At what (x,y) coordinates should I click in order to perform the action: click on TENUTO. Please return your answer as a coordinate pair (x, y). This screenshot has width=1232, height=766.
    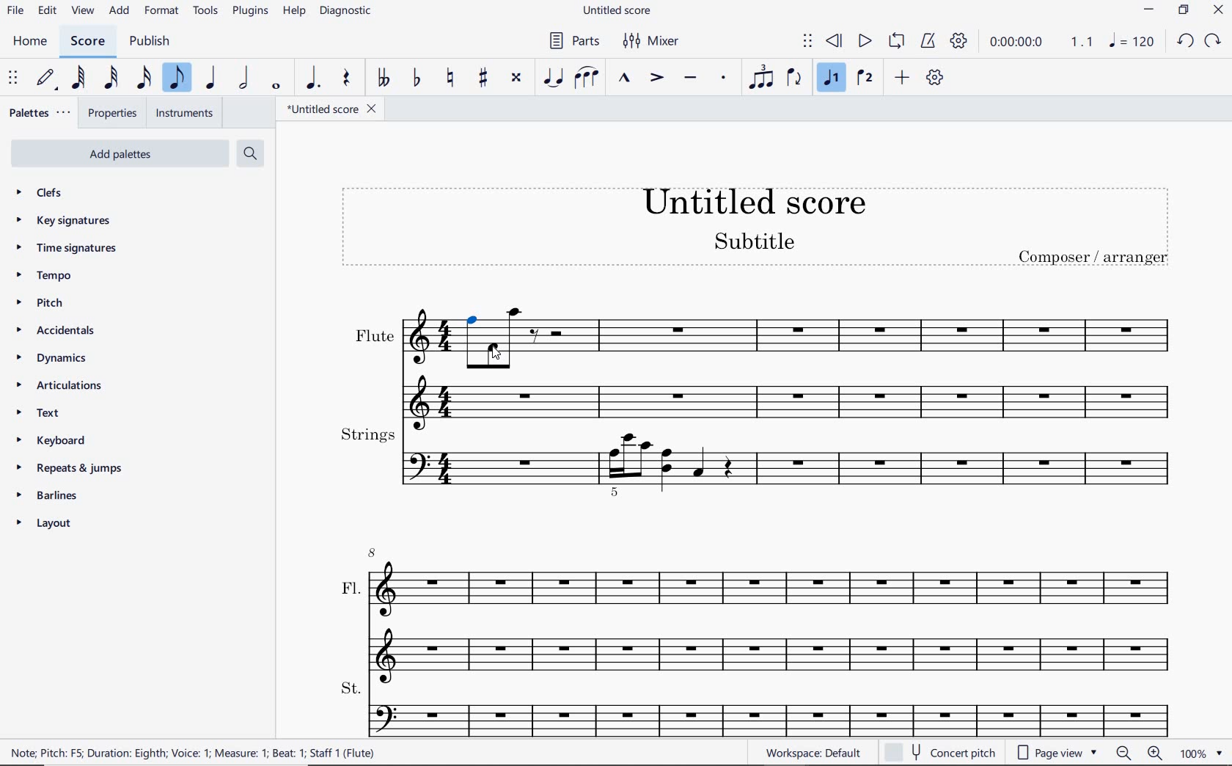
    Looking at the image, I should click on (691, 79).